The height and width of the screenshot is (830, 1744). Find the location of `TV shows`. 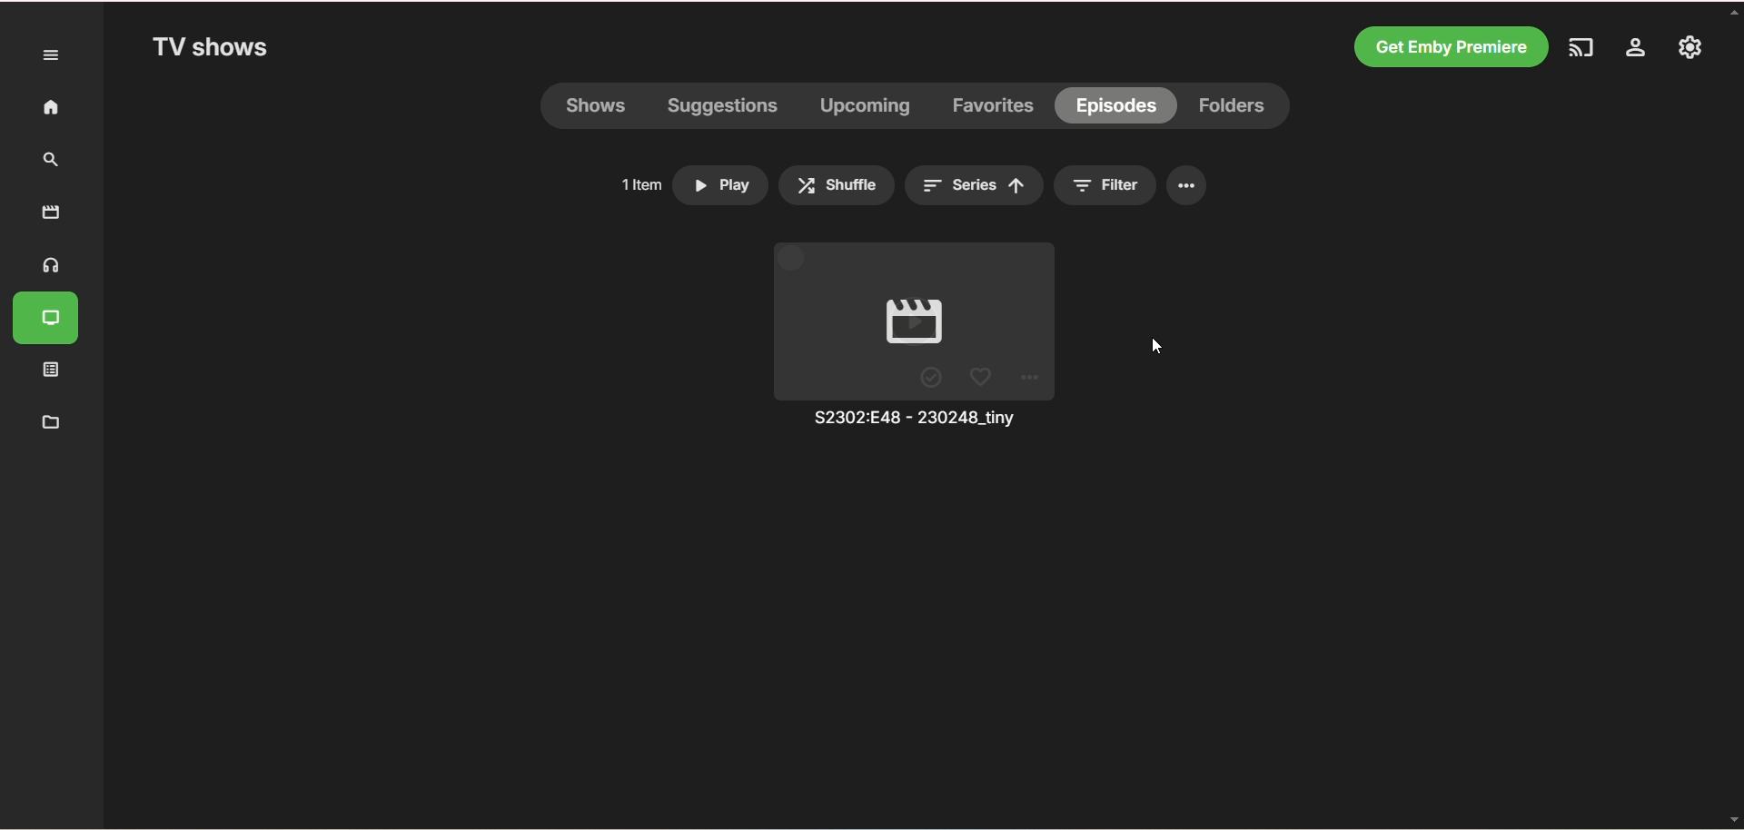

TV shows is located at coordinates (53, 320).